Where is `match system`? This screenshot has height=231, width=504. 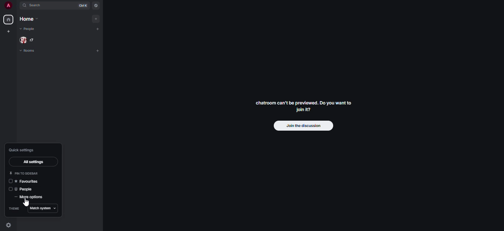 match system is located at coordinates (43, 208).